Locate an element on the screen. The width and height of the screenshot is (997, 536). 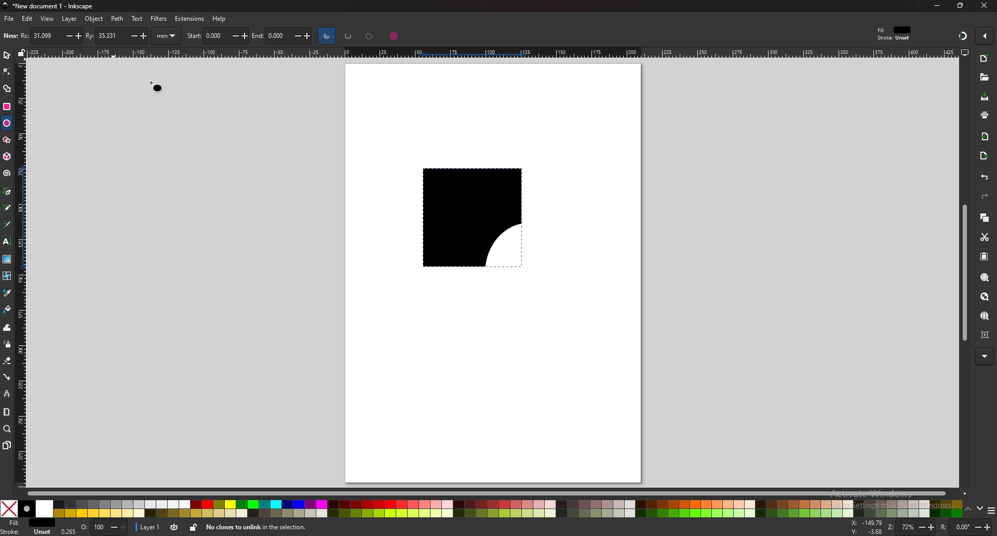
connector is located at coordinates (8, 377).